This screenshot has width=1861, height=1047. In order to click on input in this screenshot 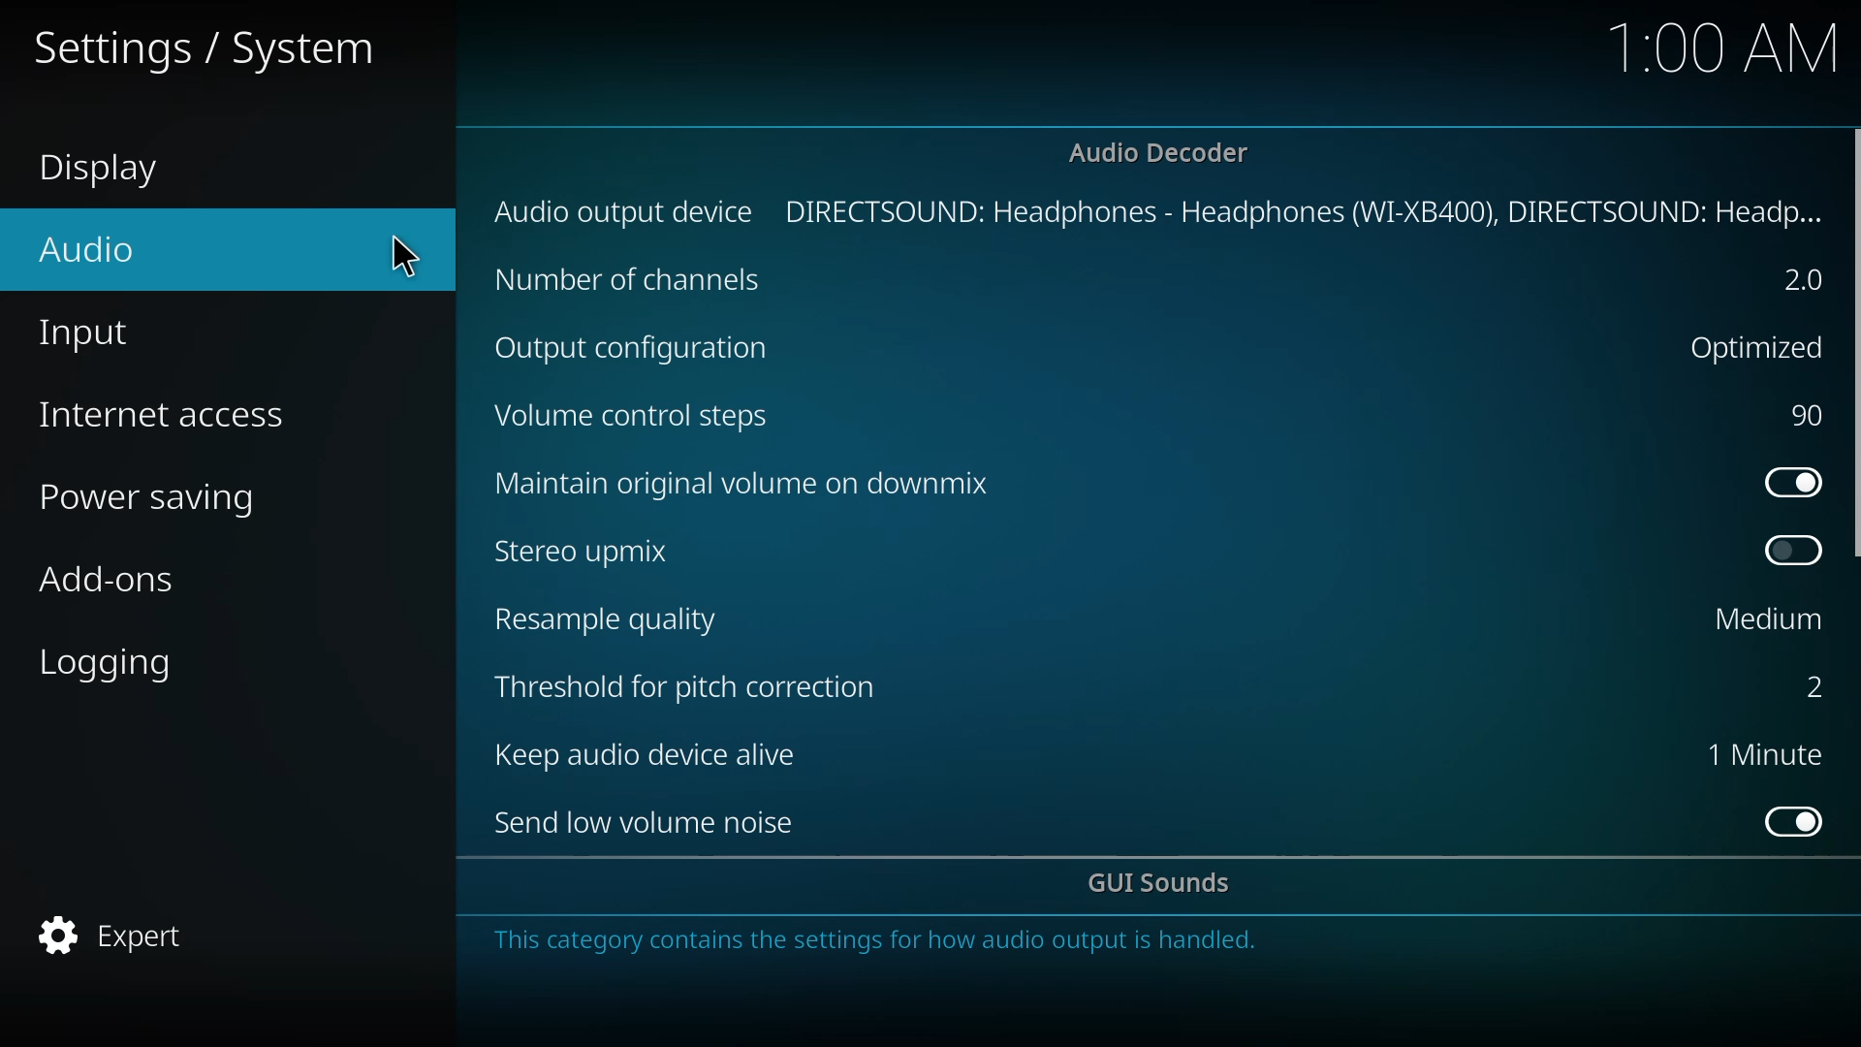, I will do `click(97, 329)`.